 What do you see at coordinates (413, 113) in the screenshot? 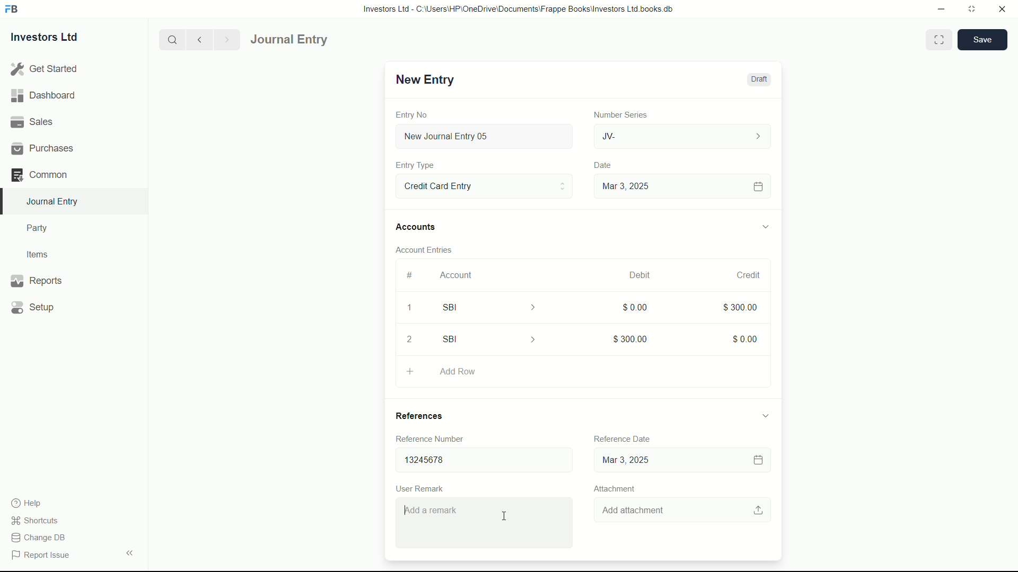
I see `Entry No` at bounding box center [413, 113].